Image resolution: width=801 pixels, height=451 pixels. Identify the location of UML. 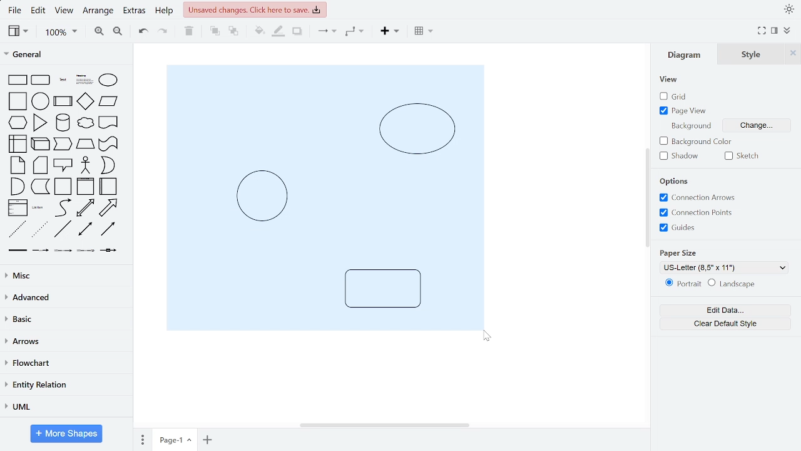
(64, 407).